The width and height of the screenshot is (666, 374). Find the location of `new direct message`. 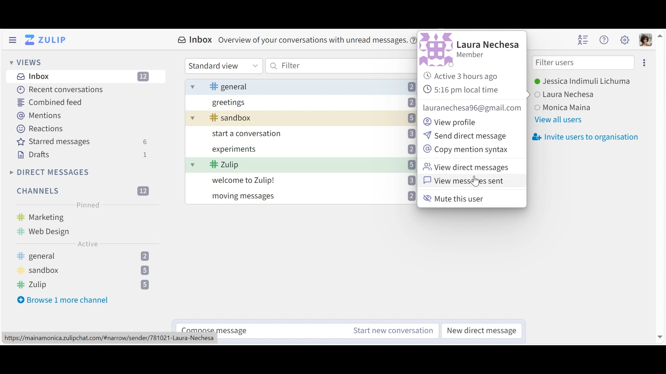

new direct message is located at coordinates (483, 331).